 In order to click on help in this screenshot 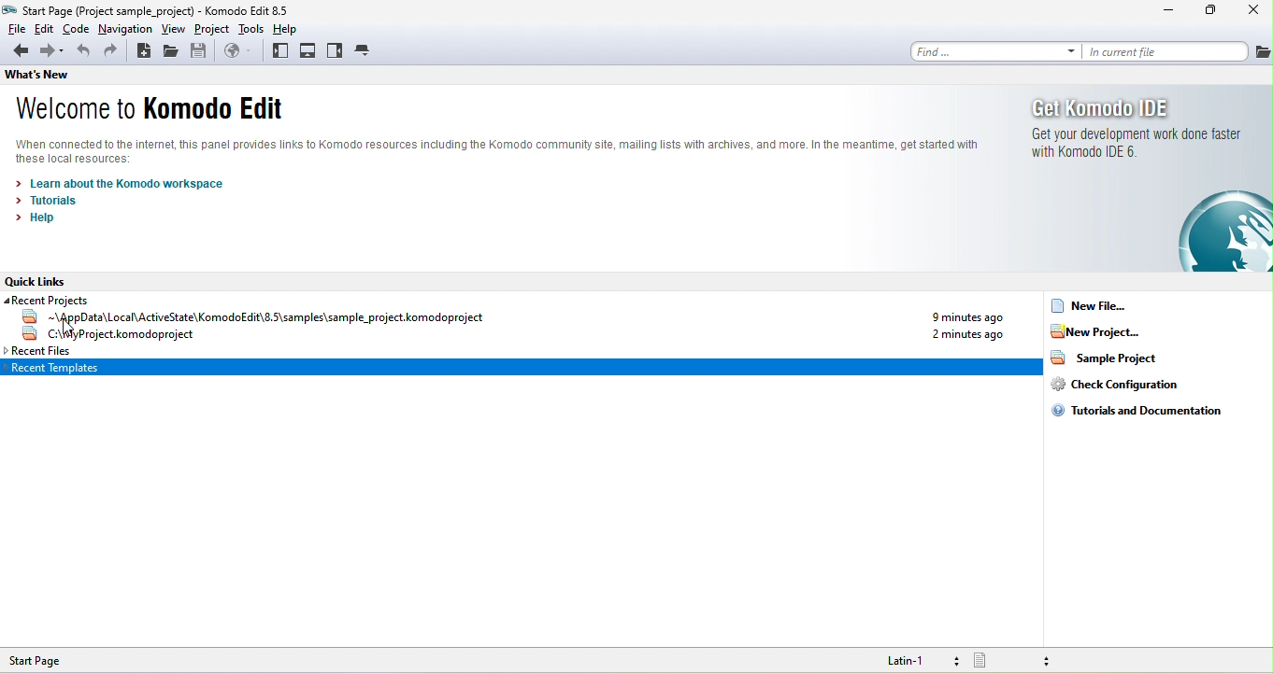, I will do `click(282, 29)`.